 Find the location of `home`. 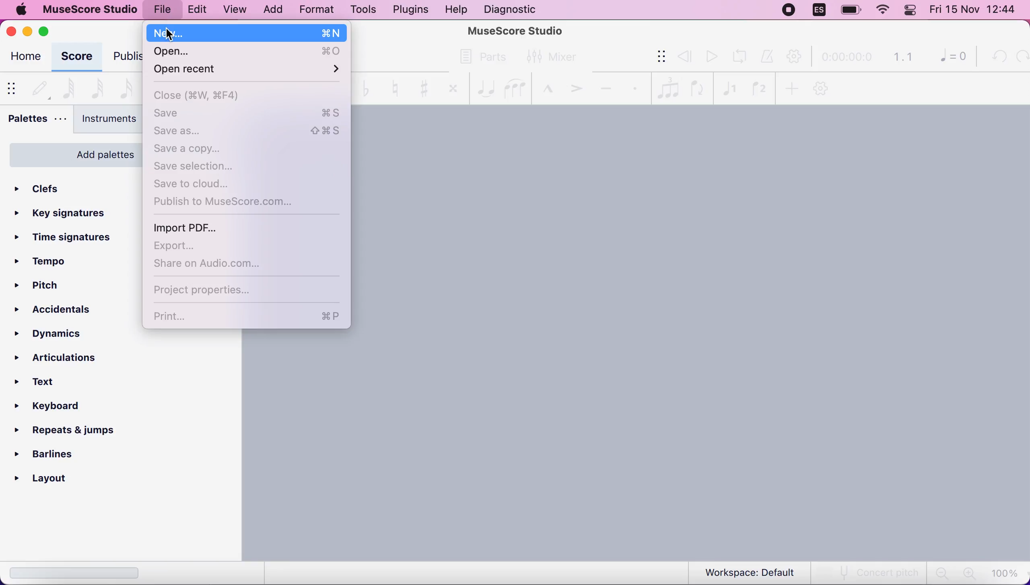

home is located at coordinates (25, 58).